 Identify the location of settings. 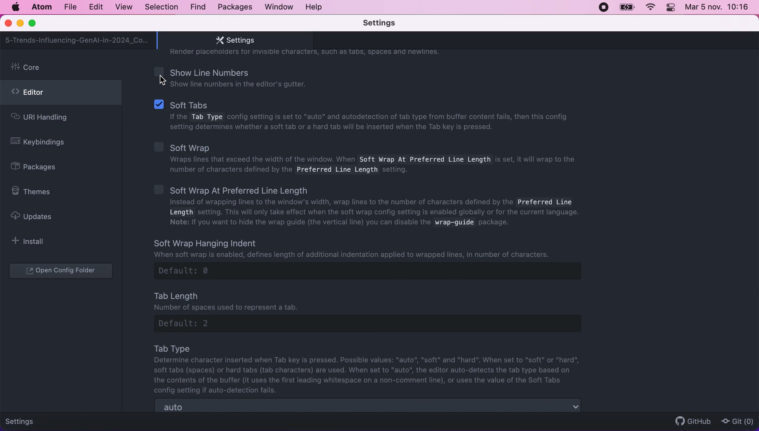
(388, 23).